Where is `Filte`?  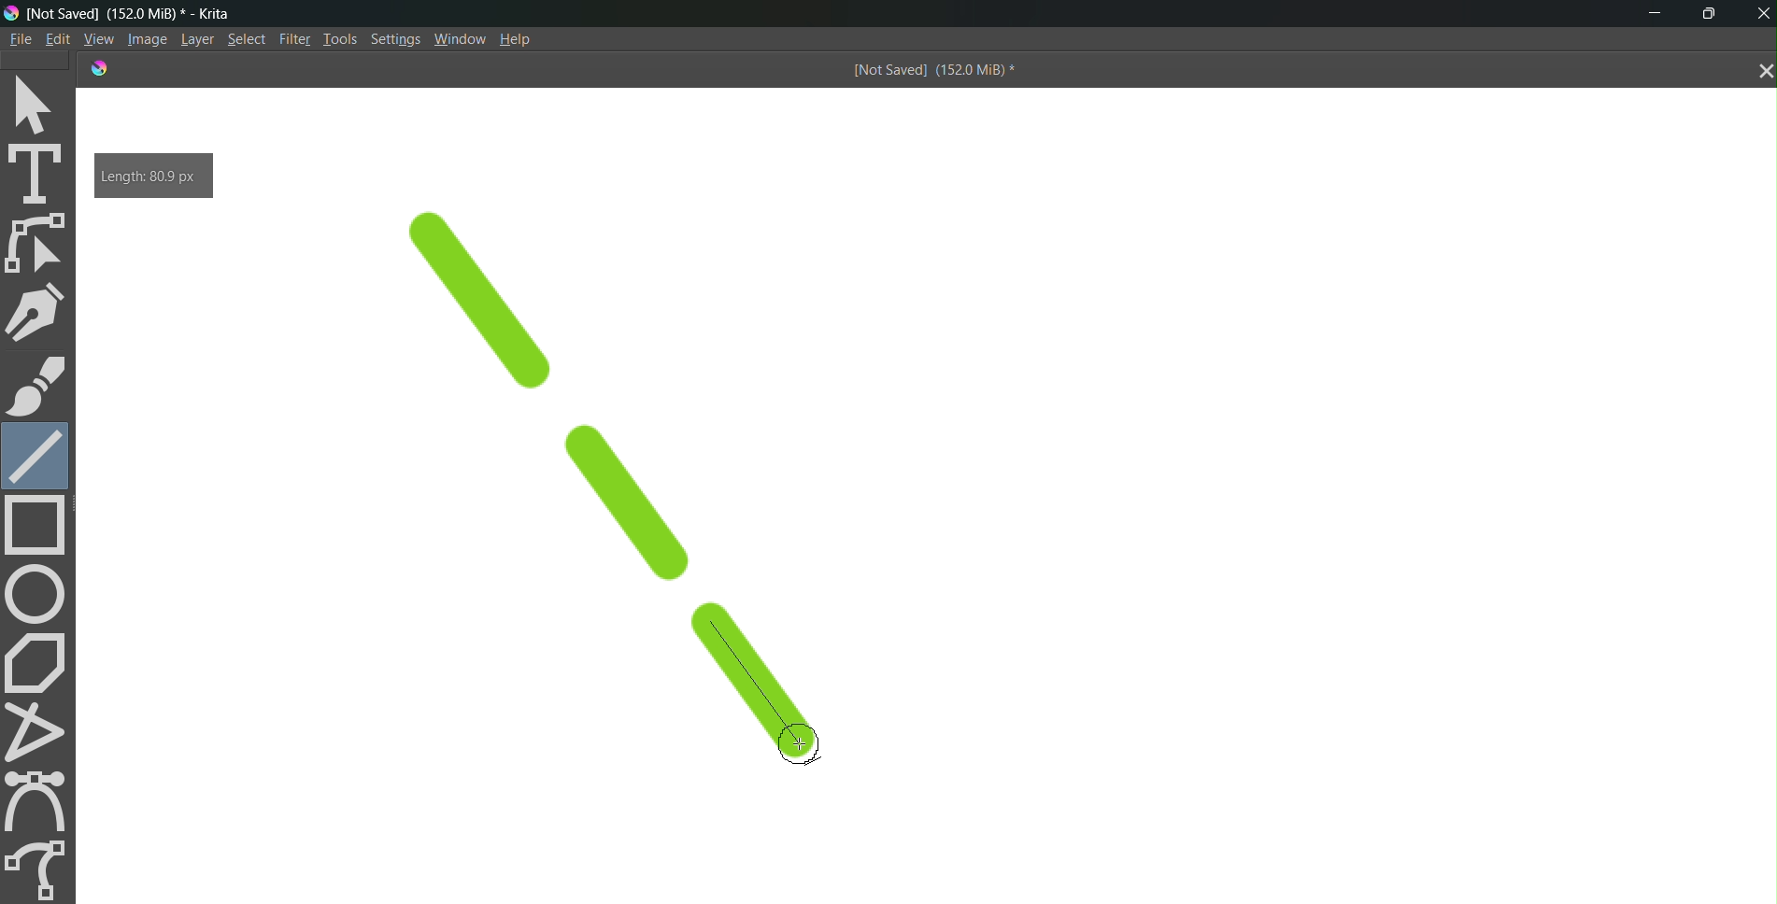 Filte is located at coordinates (291, 37).